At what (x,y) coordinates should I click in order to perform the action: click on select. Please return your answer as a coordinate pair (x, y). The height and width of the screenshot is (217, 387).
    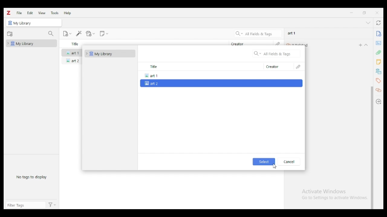
    Looking at the image, I should click on (264, 162).